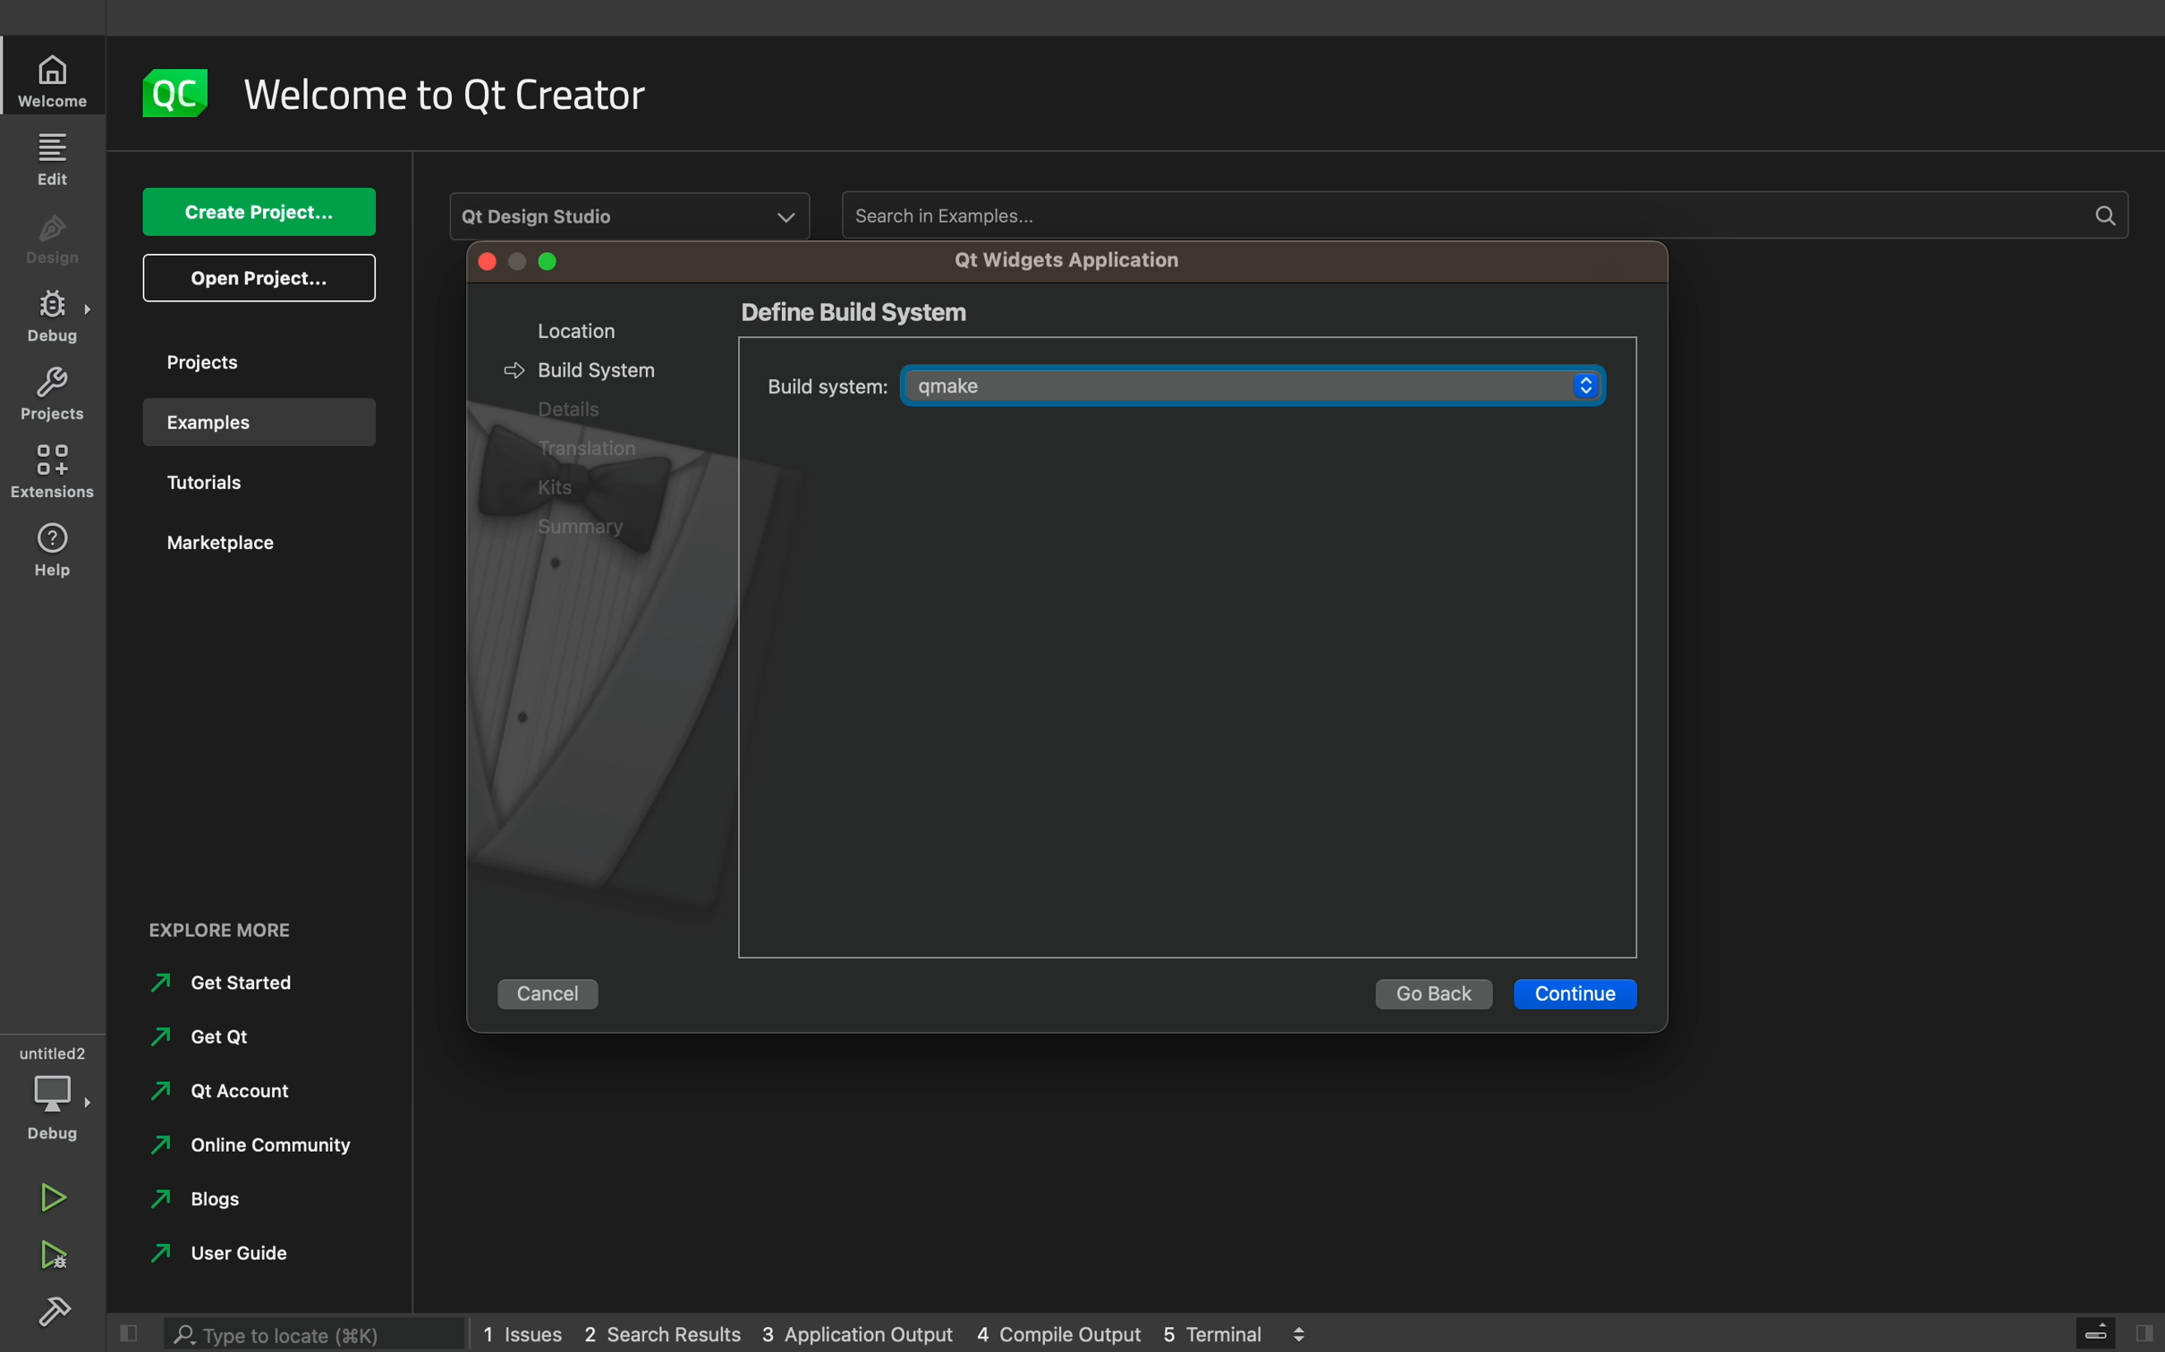  Describe the element at coordinates (566, 486) in the screenshot. I see `kits` at that location.